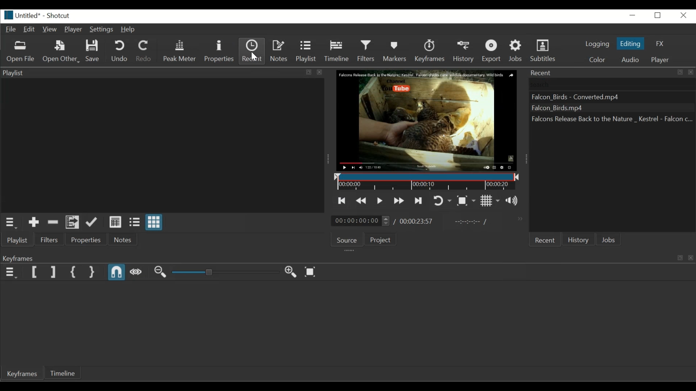 This screenshot has height=391, width=696. Describe the element at coordinates (161, 146) in the screenshot. I see `Clip thumbnail` at that location.